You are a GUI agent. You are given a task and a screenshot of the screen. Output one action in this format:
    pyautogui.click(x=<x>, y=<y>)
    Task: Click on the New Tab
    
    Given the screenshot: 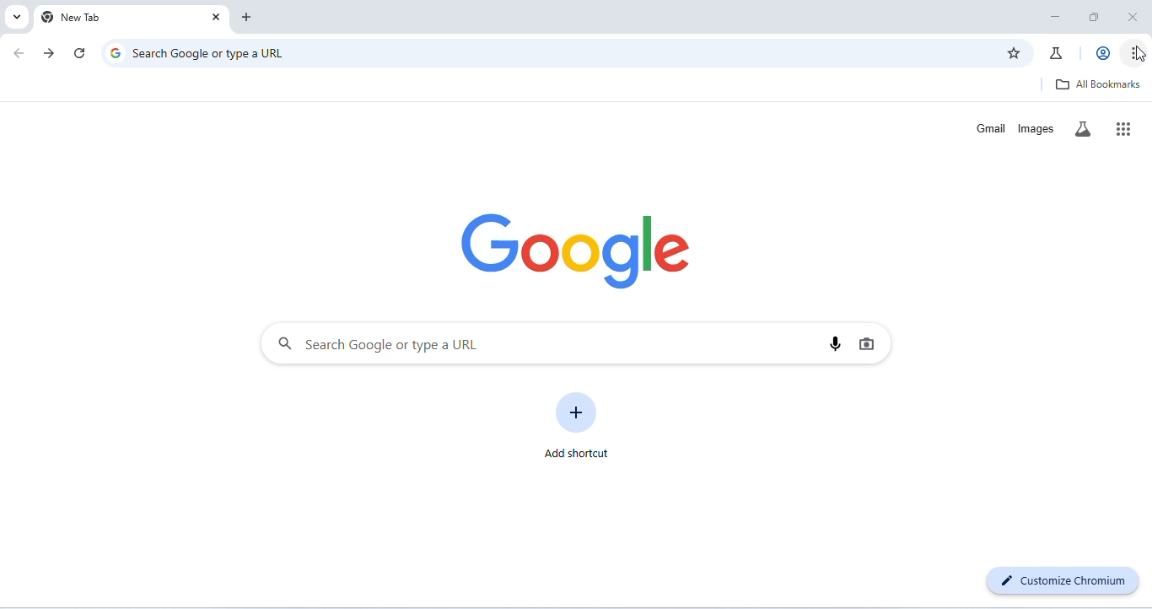 What is the action you would take?
    pyautogui.click(x=110, y=19)
    